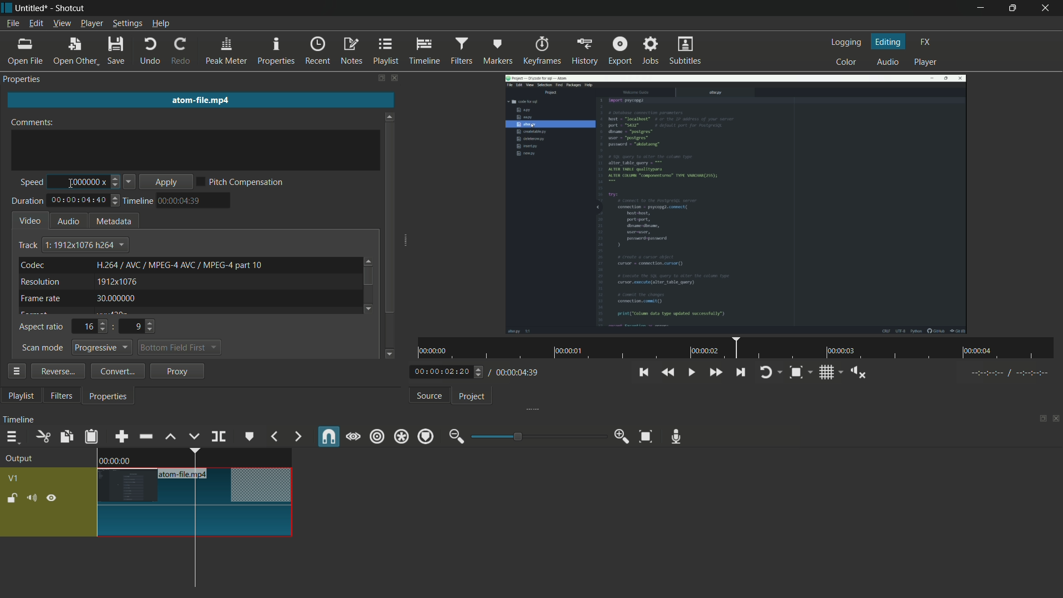 The width and height of the screenshot is (1063, 598). What do you see at coordinates (48, 8) in the screenshot?
I see `~ Untitled* - Shotcut` at bounding box center [48, 8].